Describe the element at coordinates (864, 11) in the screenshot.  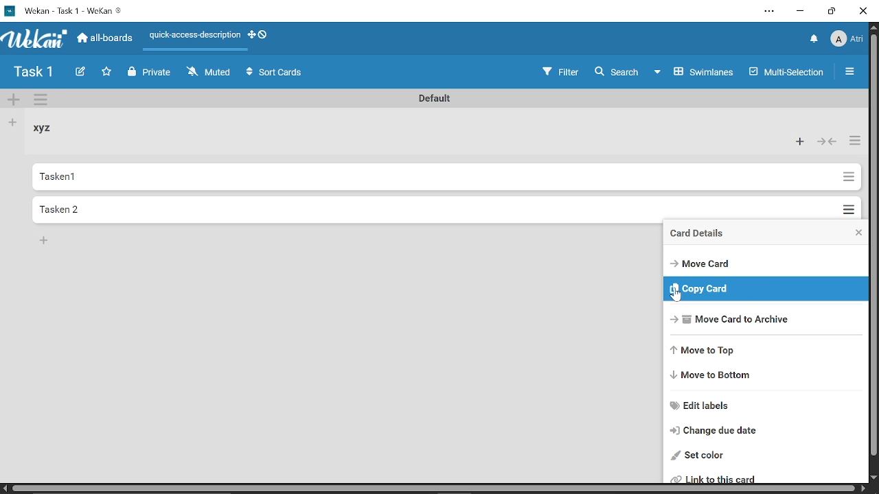
I see `Close` at that location.